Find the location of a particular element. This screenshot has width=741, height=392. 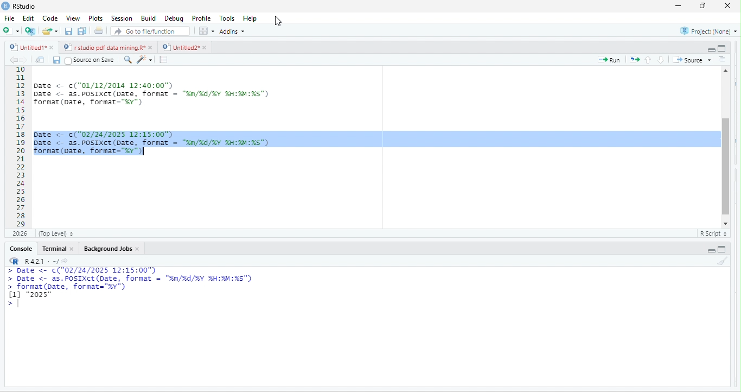

compile report is located at coordinates (165, 59).